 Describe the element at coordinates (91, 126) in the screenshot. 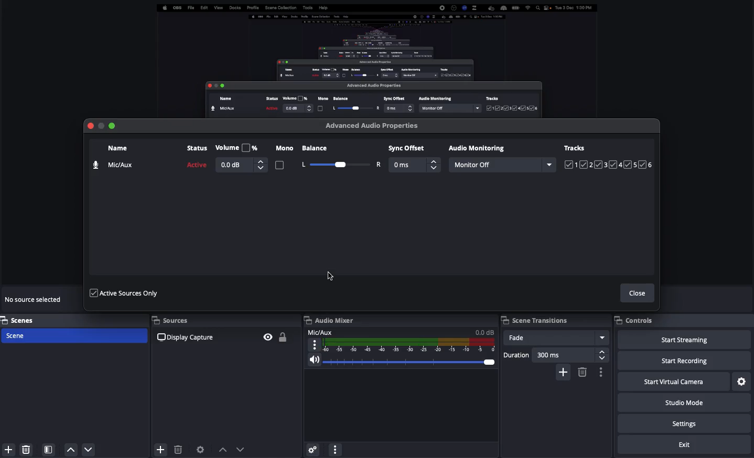

I see `Close` at that location.